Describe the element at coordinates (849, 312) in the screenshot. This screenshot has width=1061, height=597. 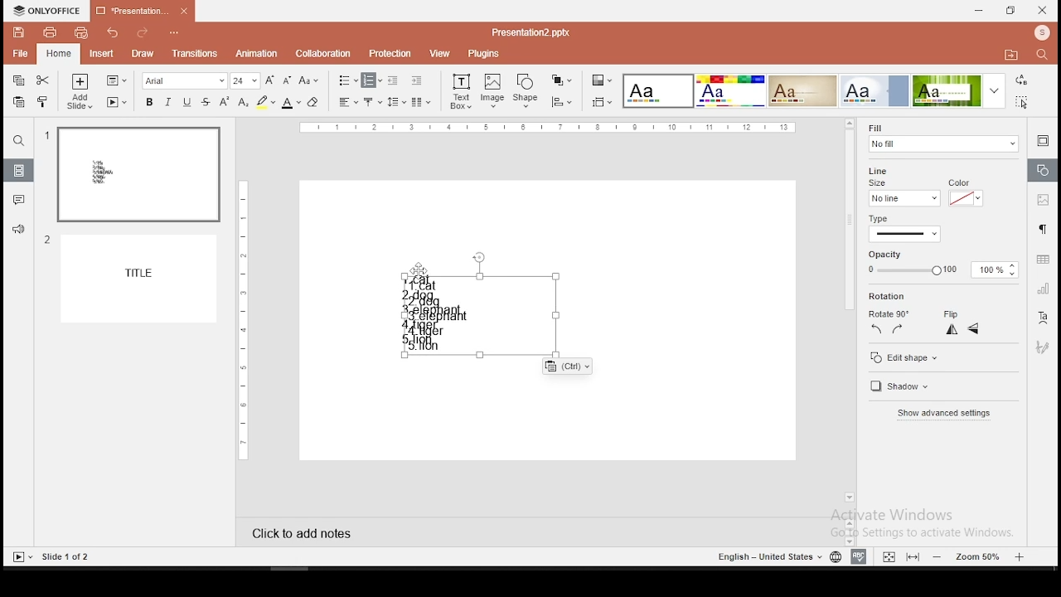
I see `scroll bar` at that location.